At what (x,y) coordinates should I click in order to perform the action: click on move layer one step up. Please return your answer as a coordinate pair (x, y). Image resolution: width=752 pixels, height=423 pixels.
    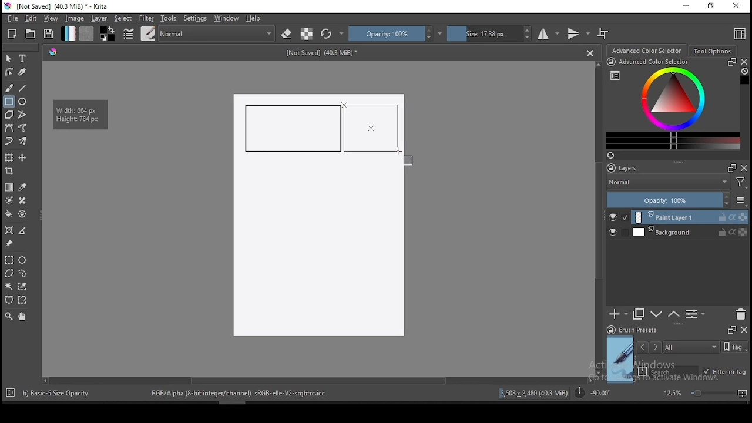
    Looking at the image, I should click on (657, 315).